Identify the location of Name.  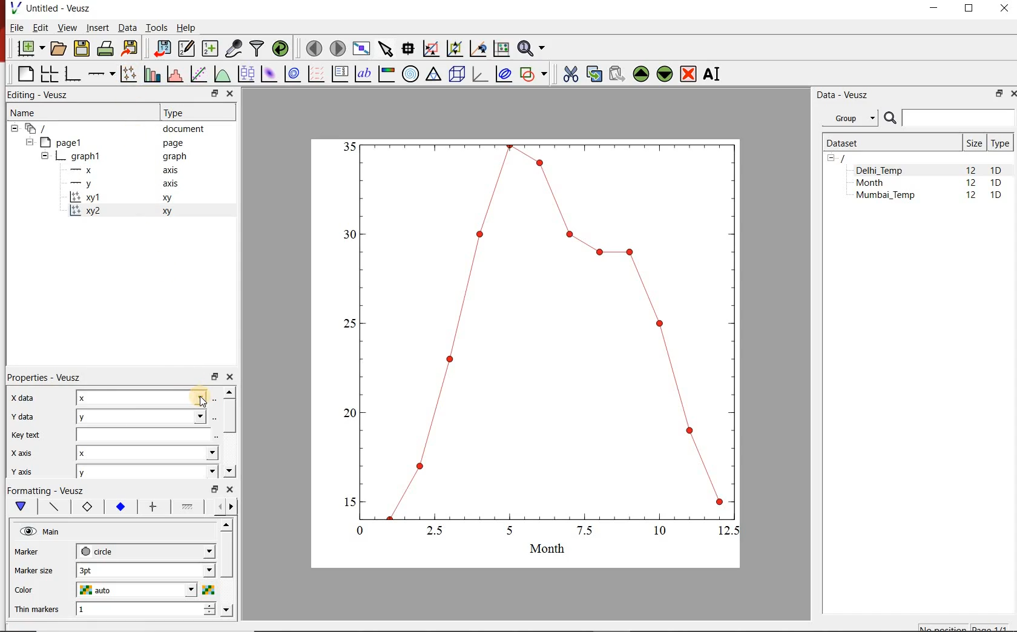
(24, 112).